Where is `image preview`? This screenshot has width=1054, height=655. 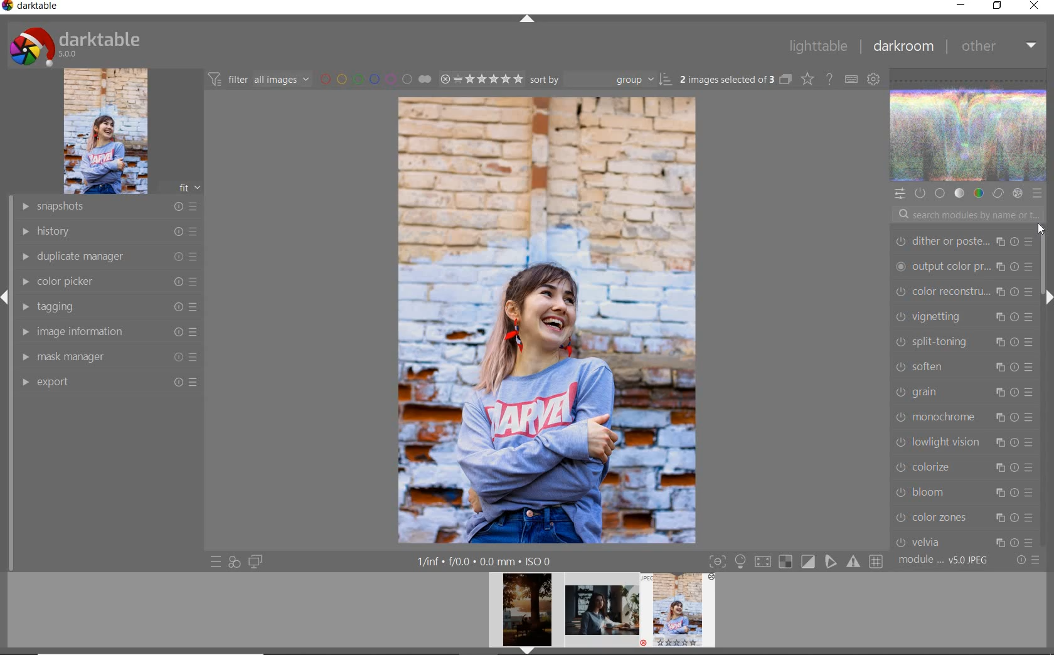
image preview is located at coordinates (602, 614).